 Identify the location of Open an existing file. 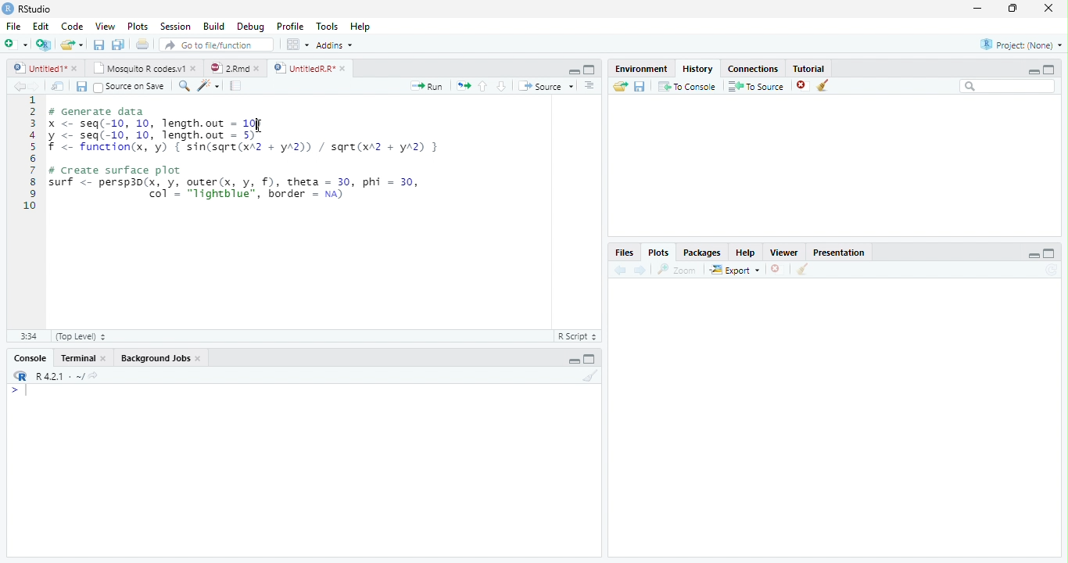
(66, 45).